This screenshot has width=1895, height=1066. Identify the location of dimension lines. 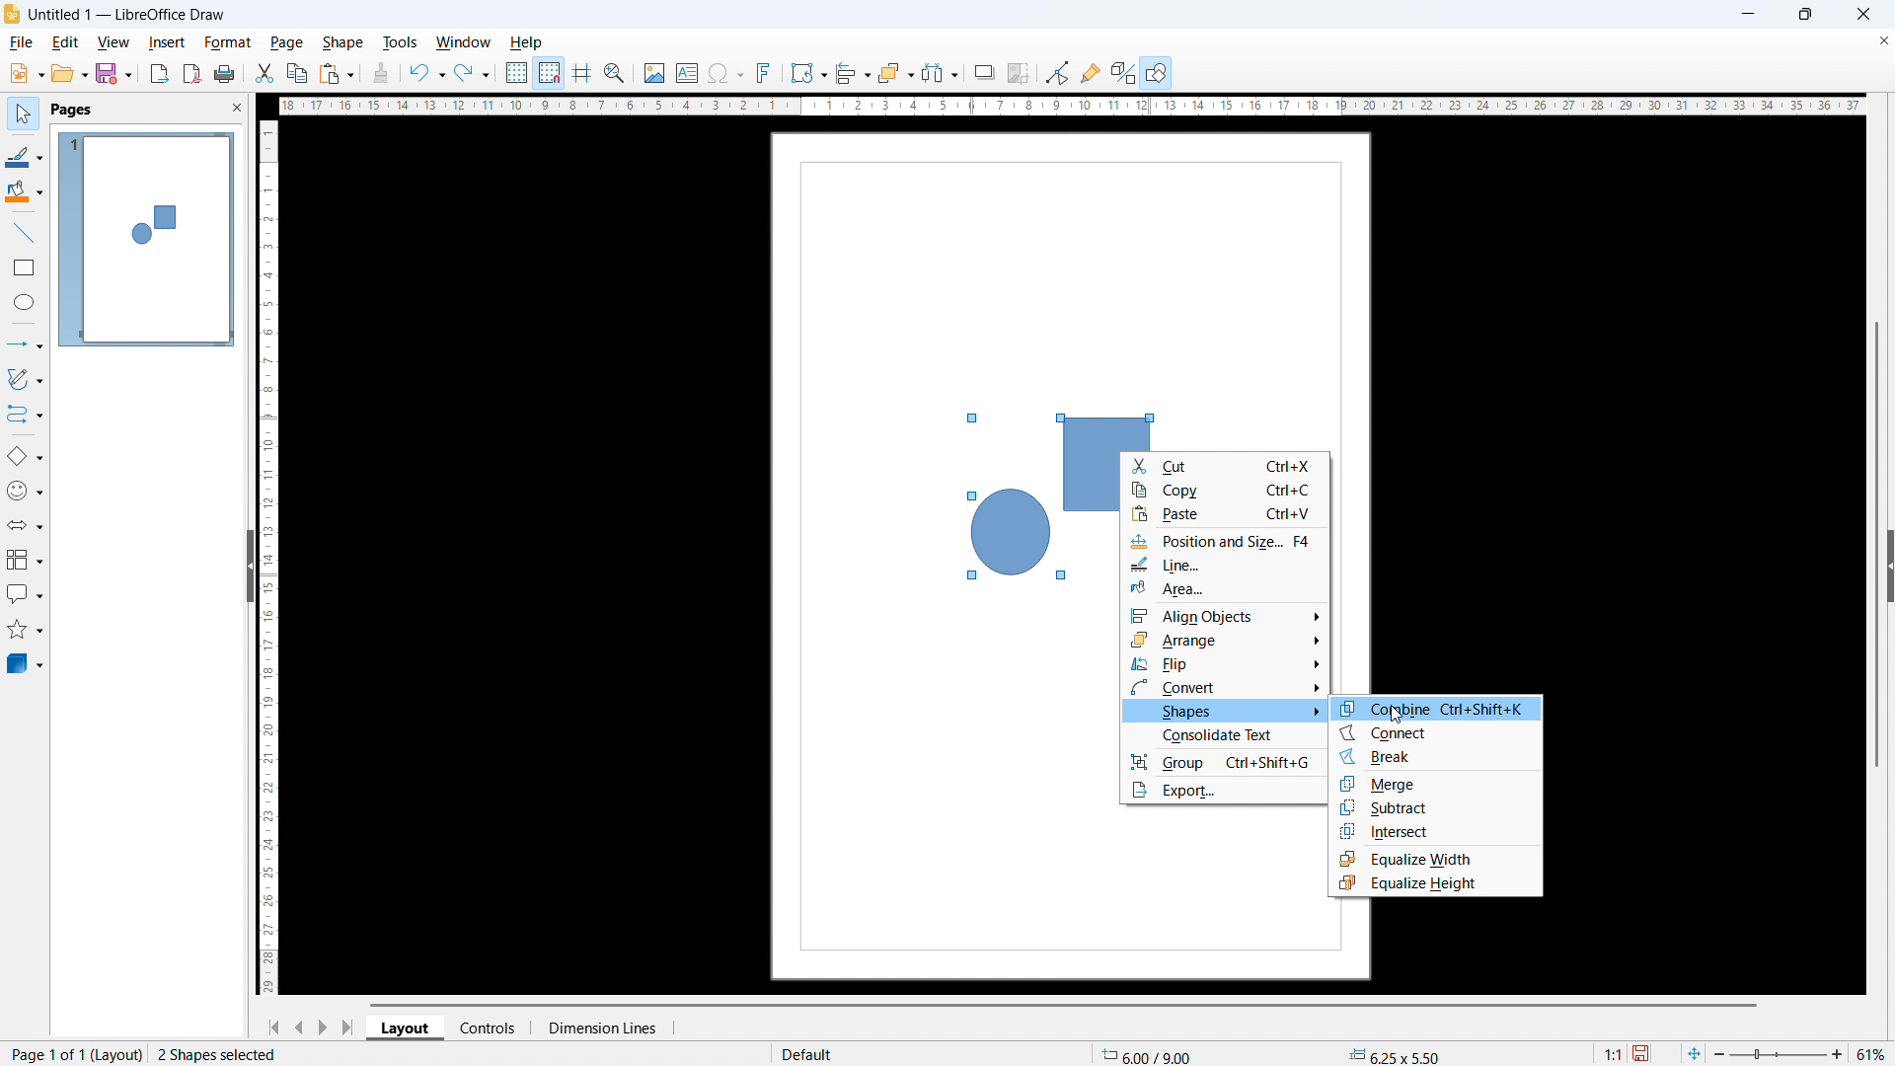
(600, 1028).